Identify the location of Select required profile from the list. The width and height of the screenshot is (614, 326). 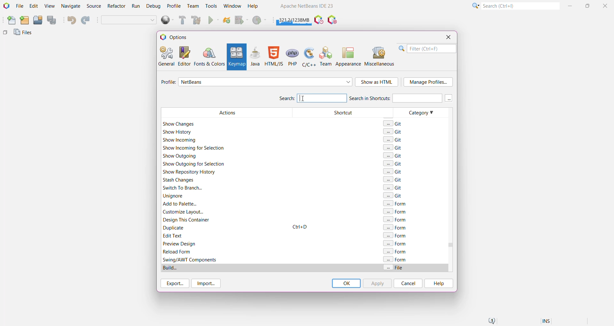
(265, 82).